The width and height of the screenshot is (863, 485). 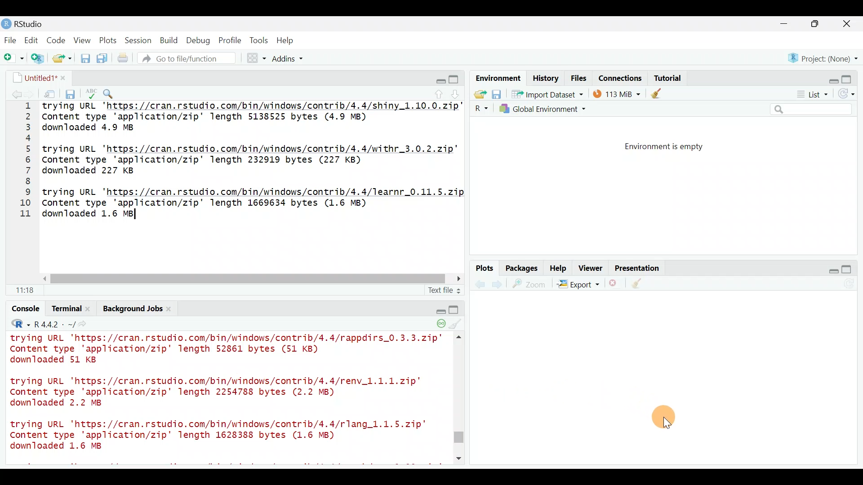 I want to click on File, so click(x=10, y=40).